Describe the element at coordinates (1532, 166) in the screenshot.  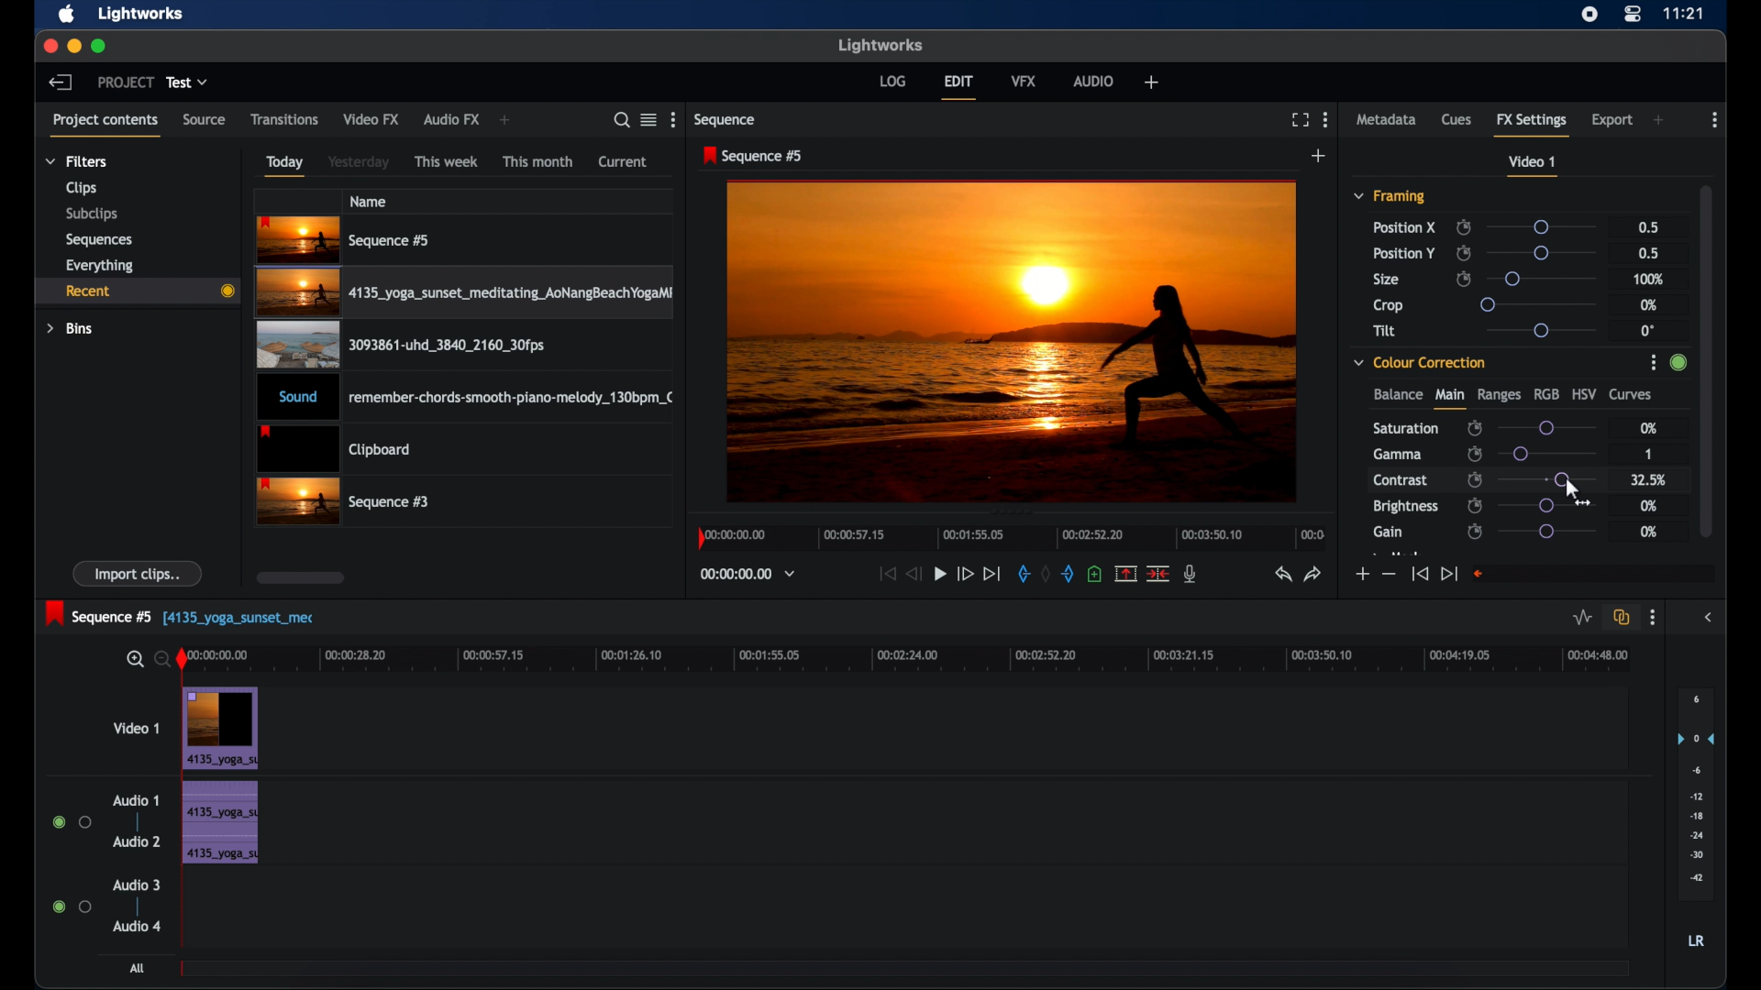
I see `video 1` at that location.